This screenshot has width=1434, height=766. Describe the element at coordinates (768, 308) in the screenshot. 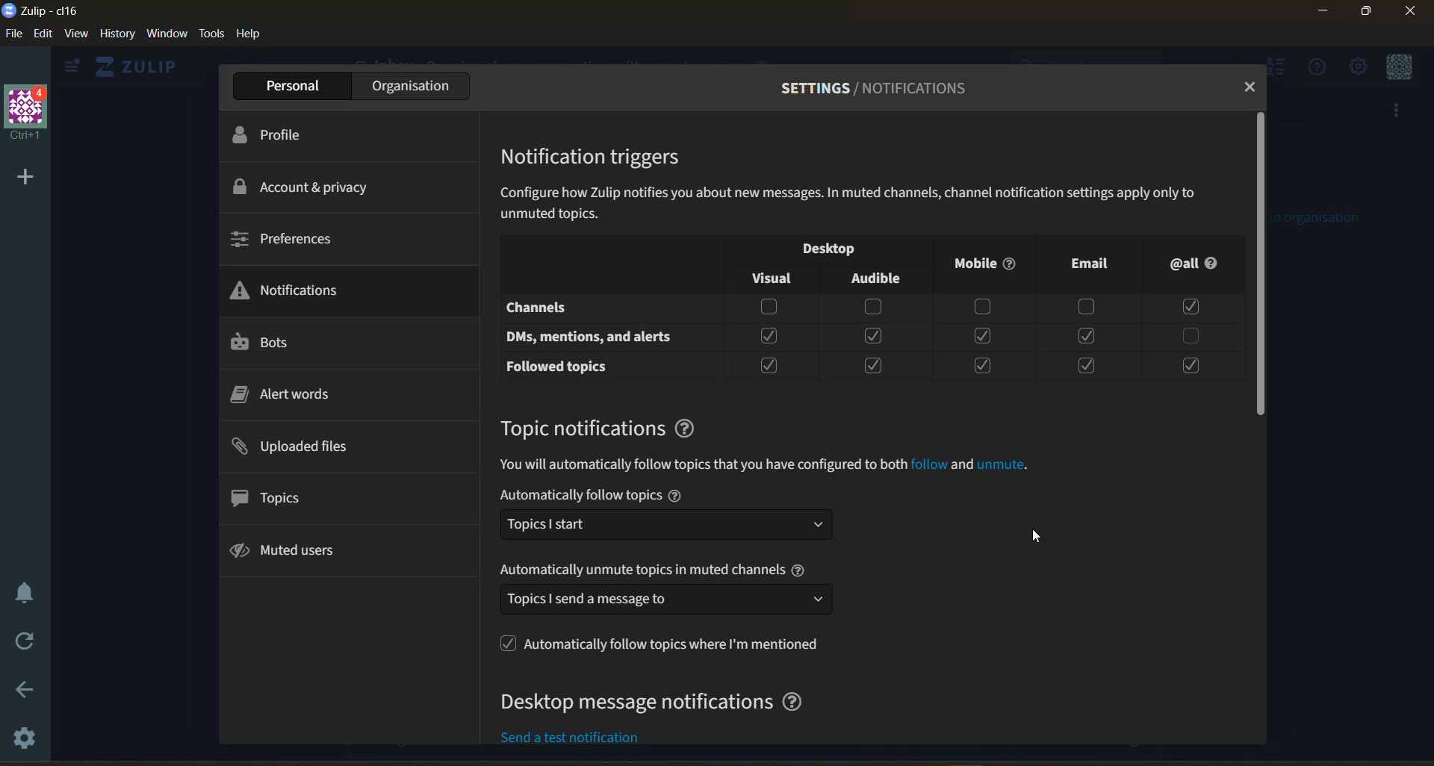

I see `Checkbox` at that location.